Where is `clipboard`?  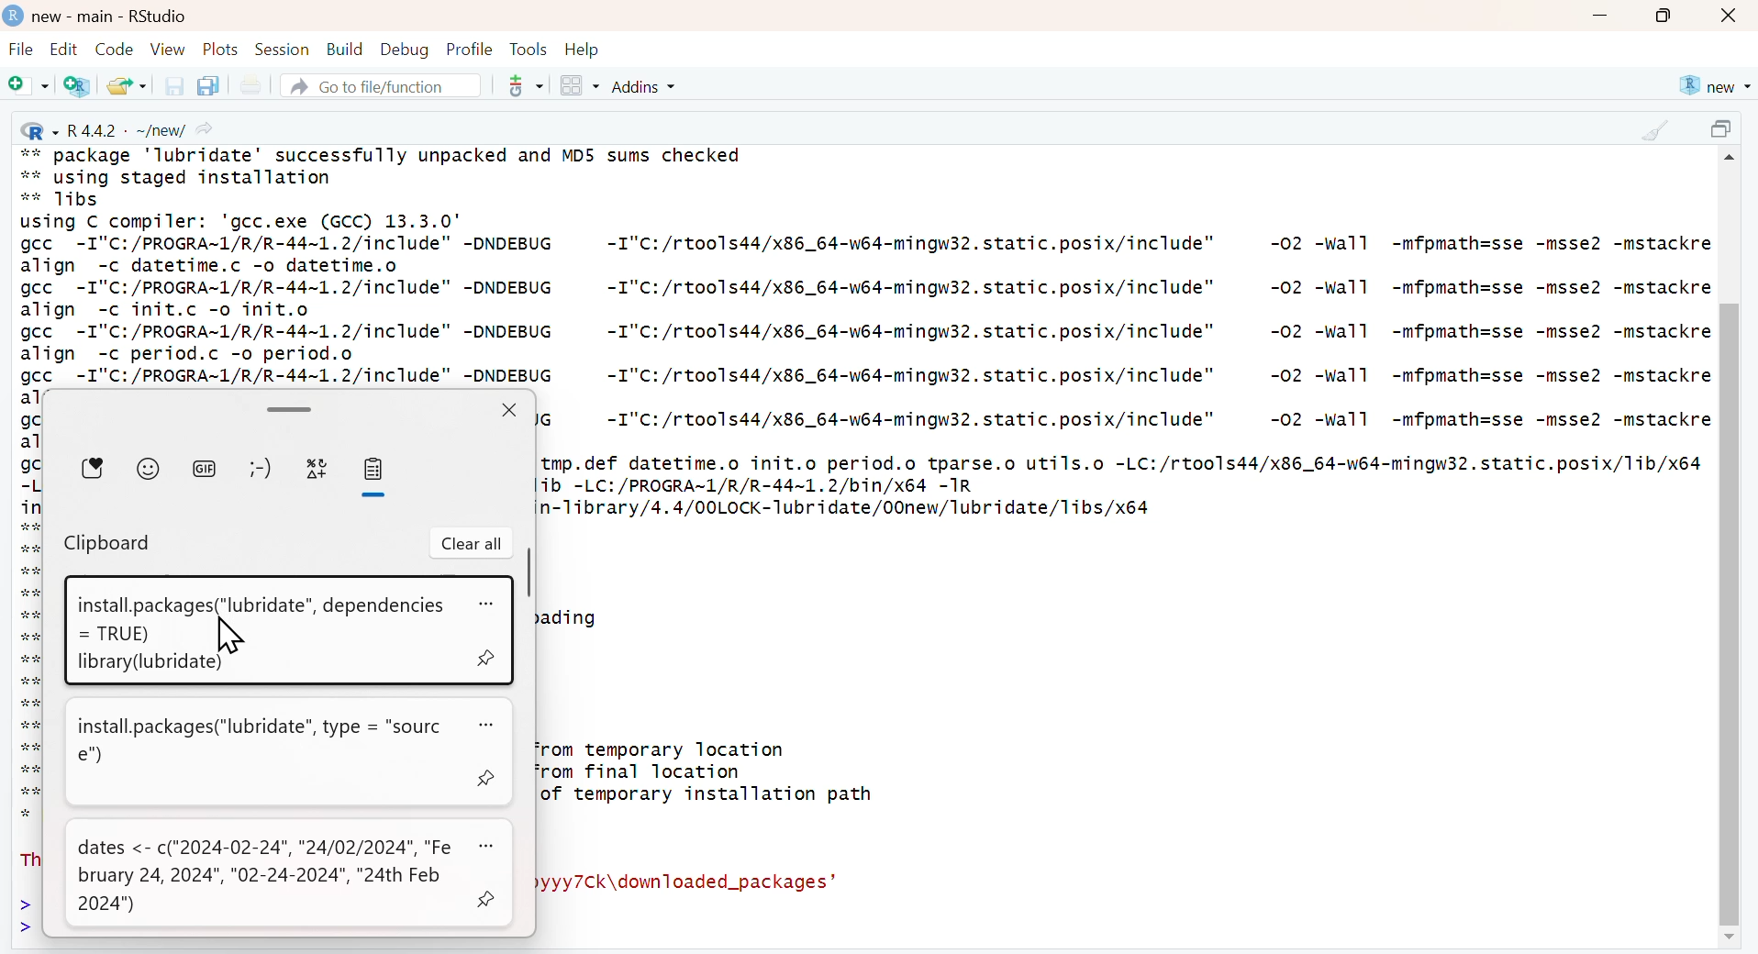
clipboard is located at coordinates (373, 470).